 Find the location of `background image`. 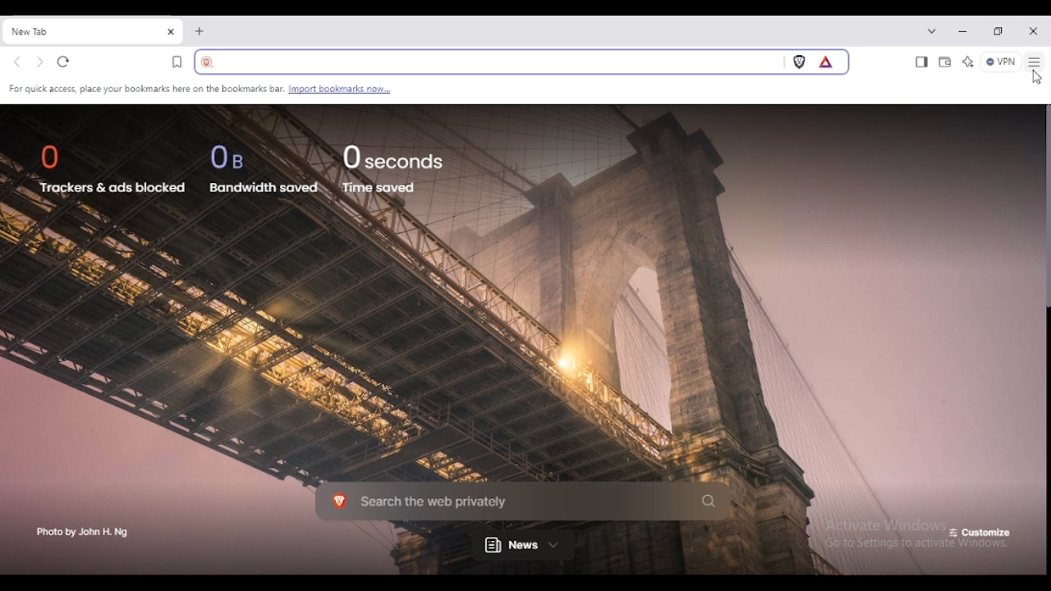

background image is located at coordinates (516, 341).